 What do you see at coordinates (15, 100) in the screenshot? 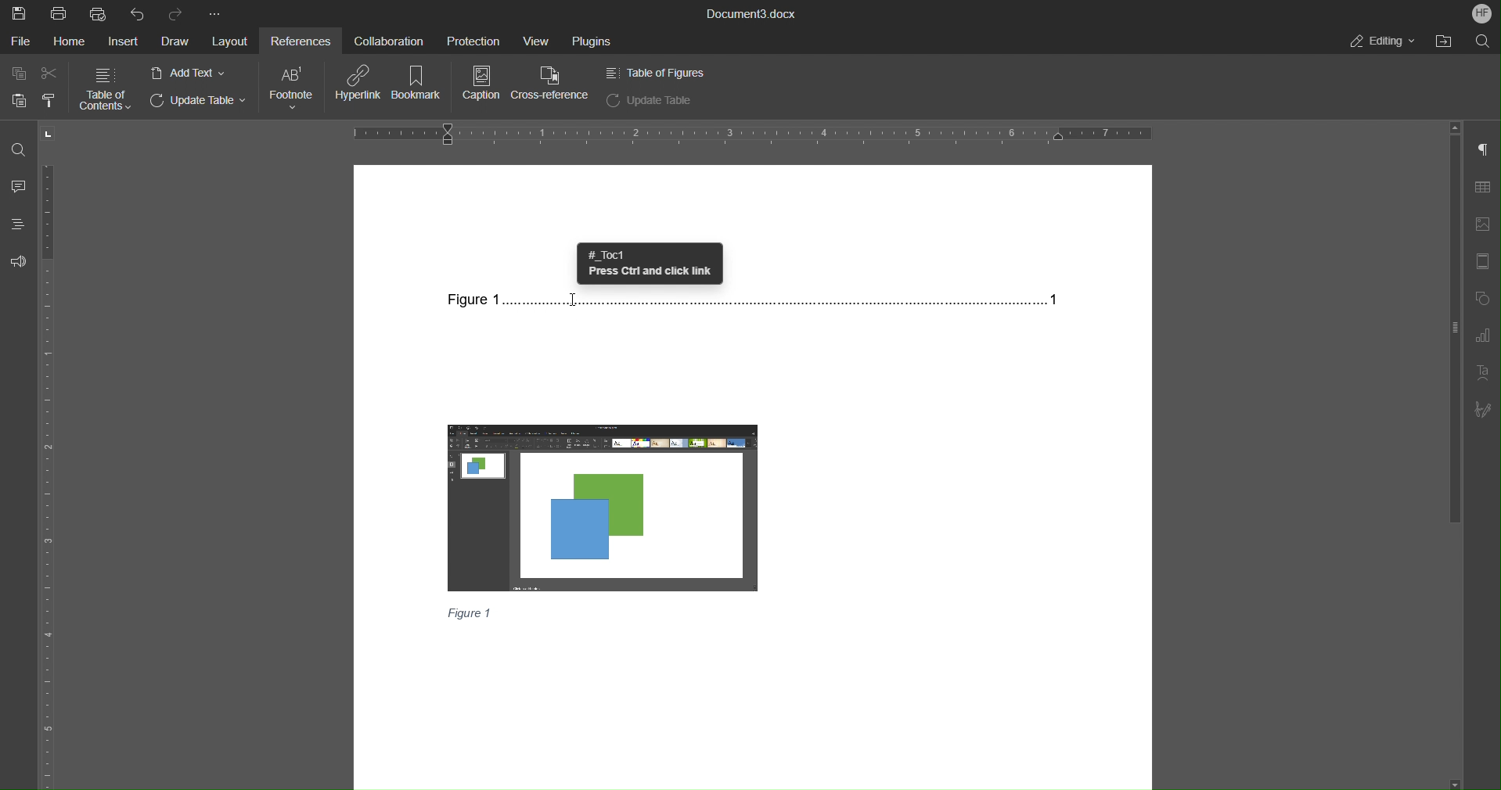
I see `Paste` at bounding box center [15, 100].